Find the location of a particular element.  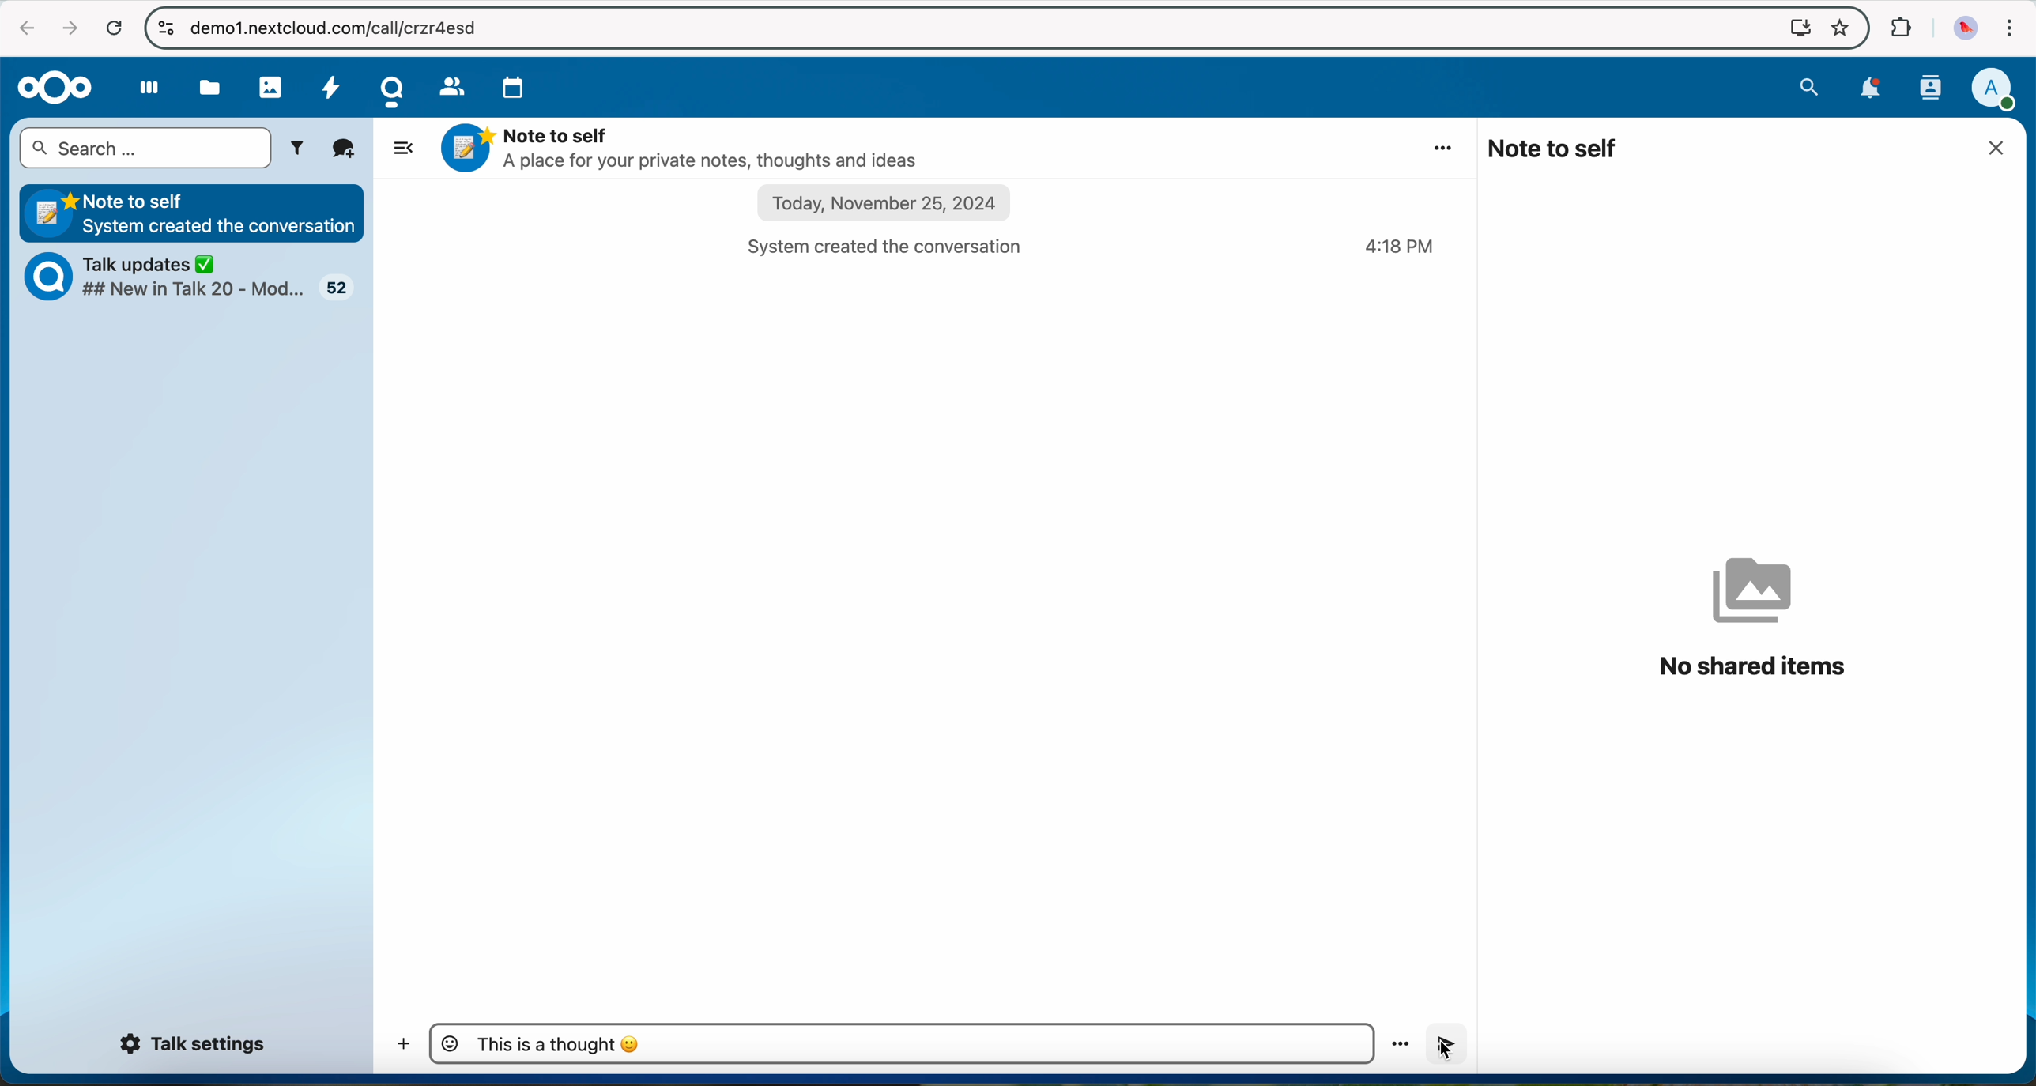

favorites is located at coordinates (1838, 28).